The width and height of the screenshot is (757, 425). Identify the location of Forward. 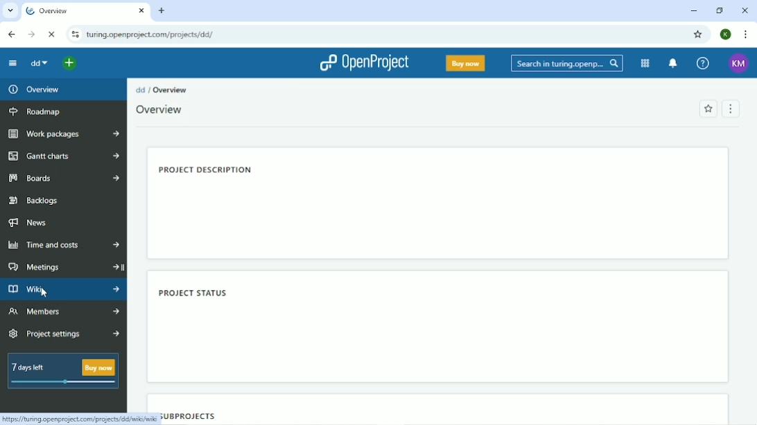
(32, 34).